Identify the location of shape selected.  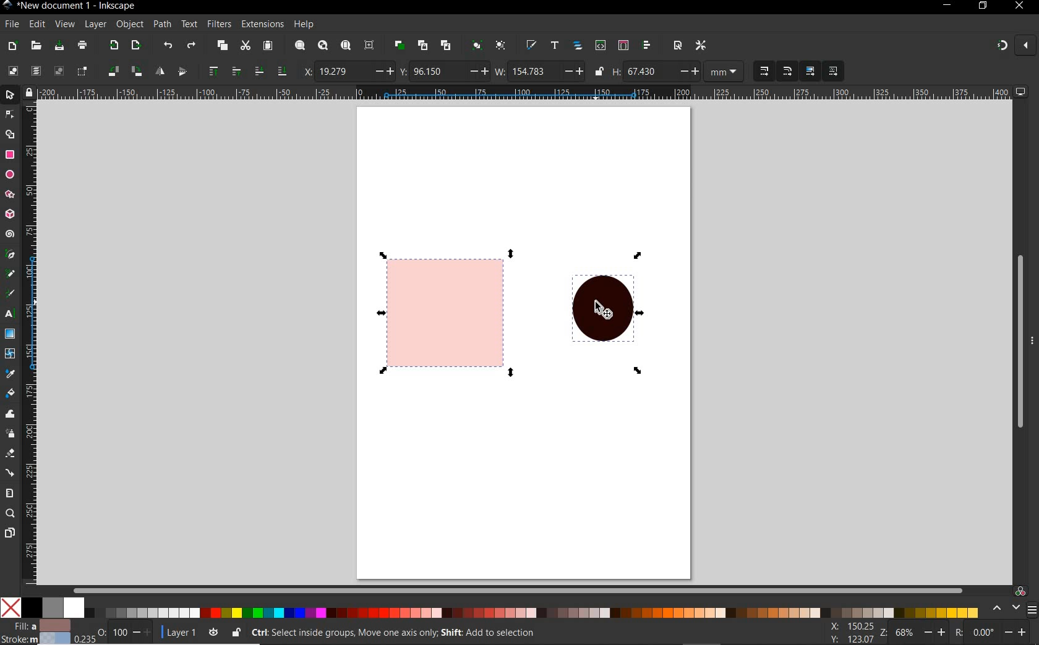
(450, 313).